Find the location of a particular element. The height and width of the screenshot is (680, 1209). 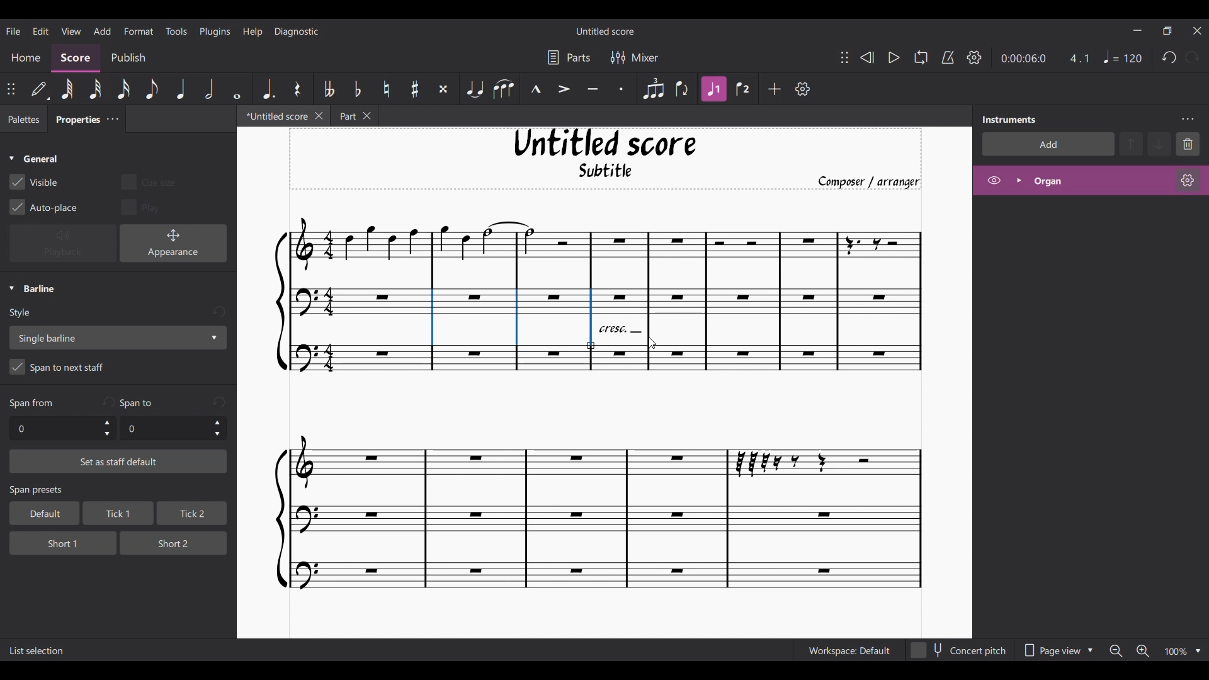

Description of current selection is located at coordinates (37, 651).